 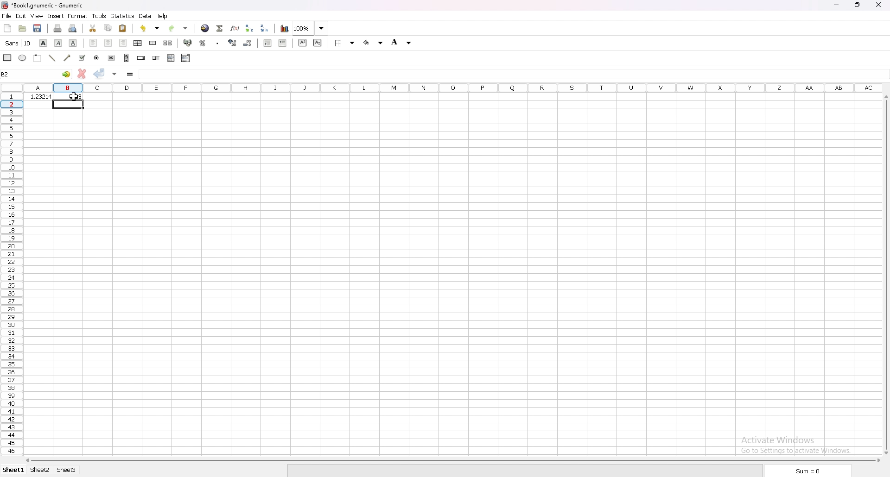 I want to click on foreground, so click(x=373, y=43).